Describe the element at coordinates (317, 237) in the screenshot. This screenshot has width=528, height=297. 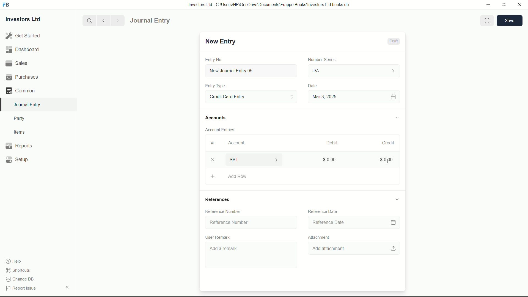
I see `Attachment` at that location.